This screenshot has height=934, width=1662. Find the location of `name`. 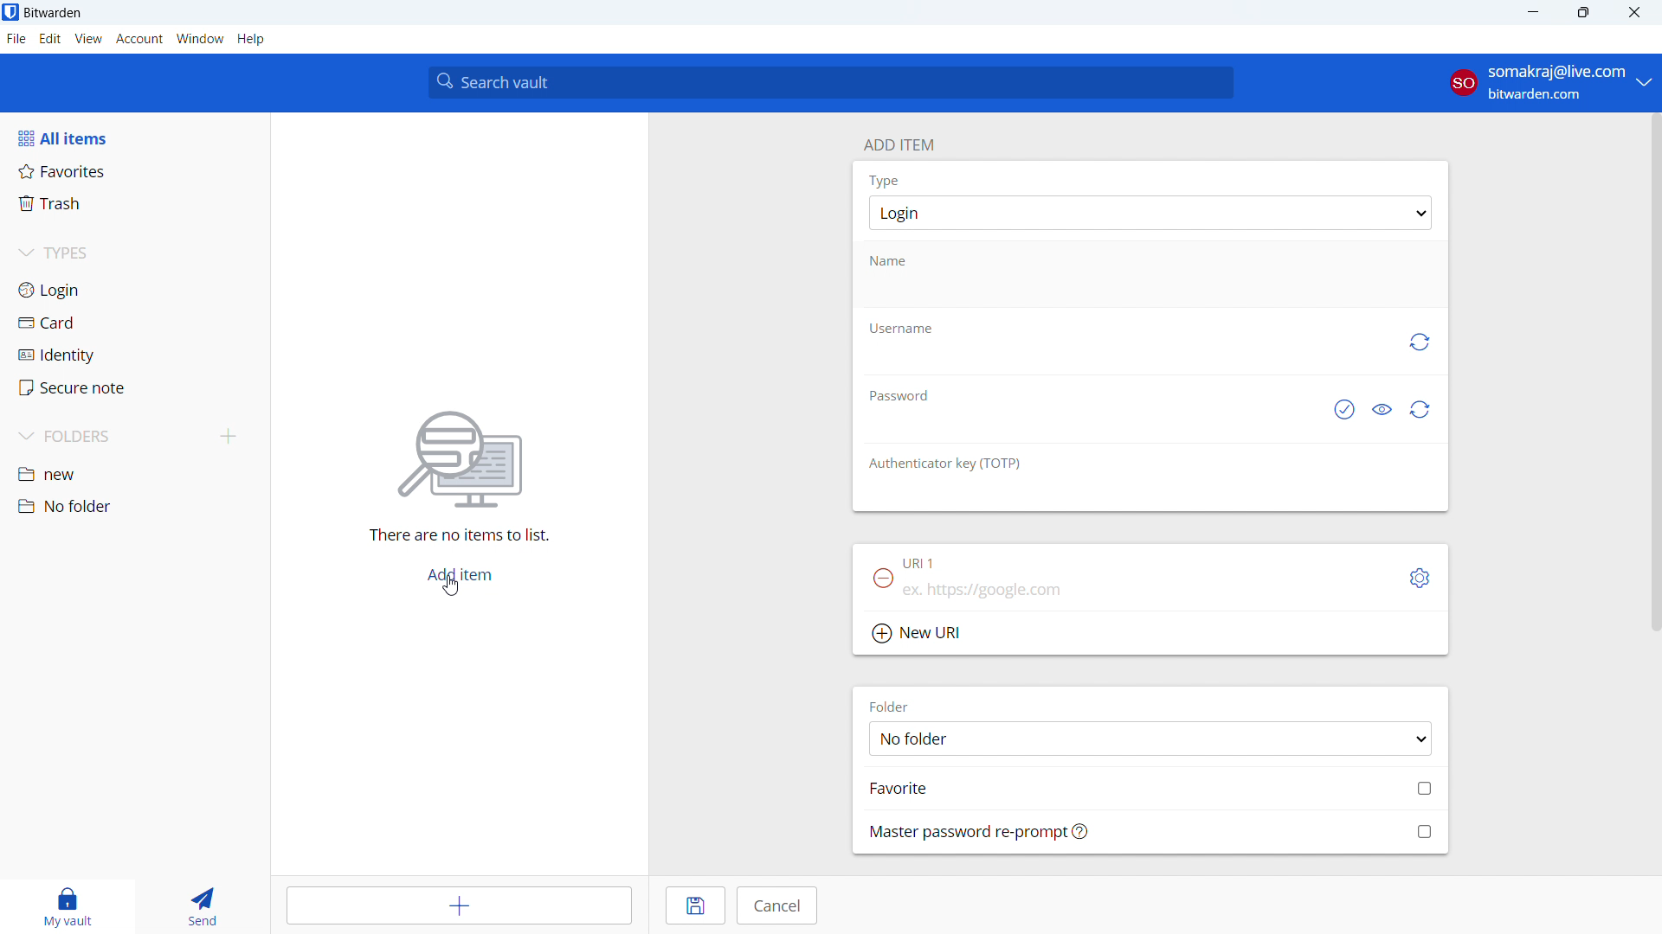

name is located at coordinates (899, 260).